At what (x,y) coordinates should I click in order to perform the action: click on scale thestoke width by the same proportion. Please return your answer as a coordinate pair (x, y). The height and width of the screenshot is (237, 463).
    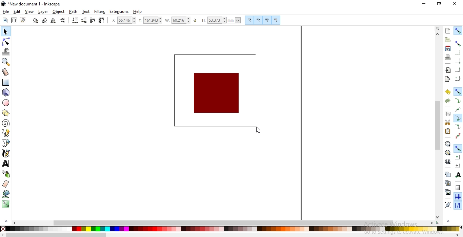
    Looking at the image, I should click on (249, 20).